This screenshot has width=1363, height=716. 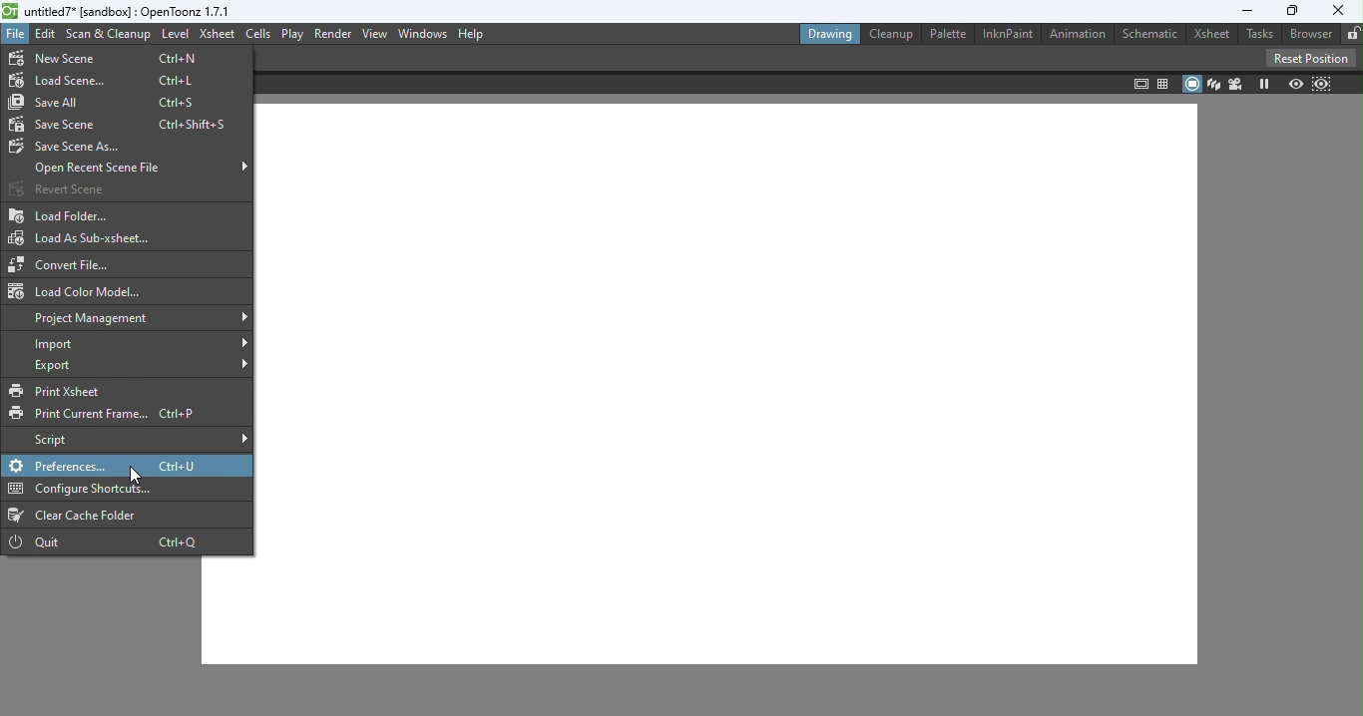 What do you see at coordinates (131, 11) in the screenshot?
I see `File name` at bounding box center [131, 11].